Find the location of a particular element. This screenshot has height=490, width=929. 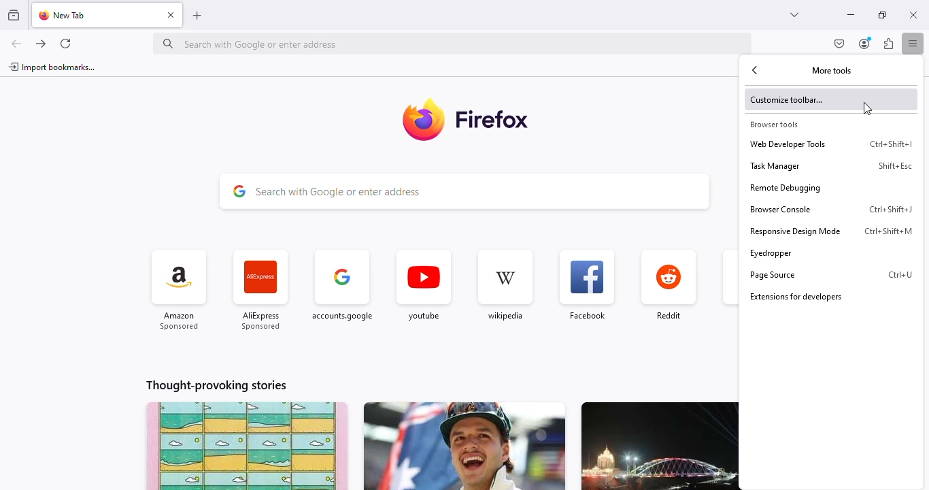

remote debugging is located at coordinates (831, 188).